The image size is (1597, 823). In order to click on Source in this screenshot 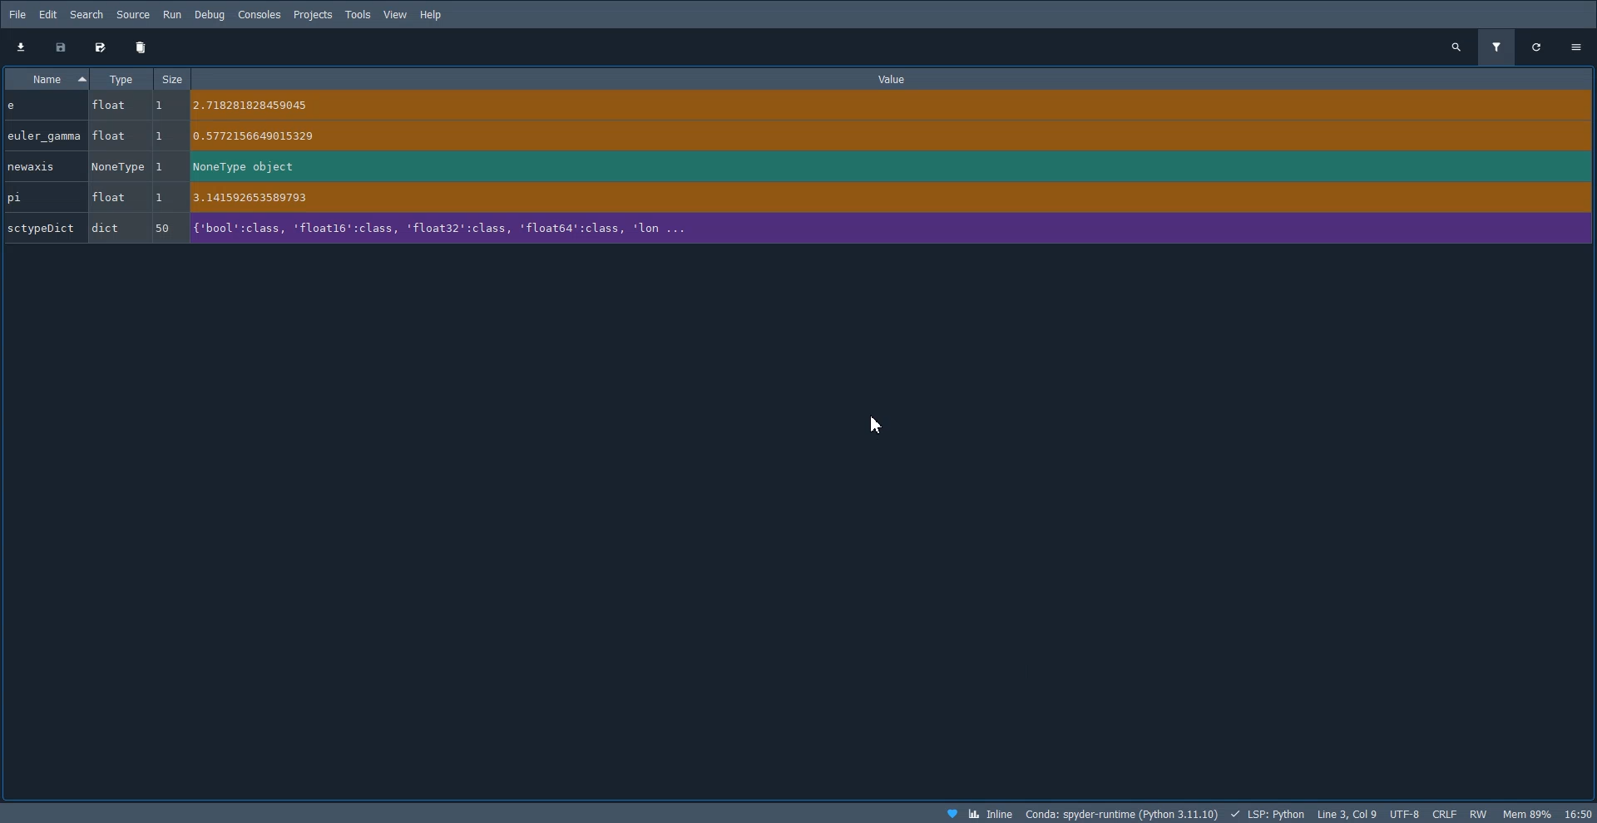, I will do `click(133, 13)`.